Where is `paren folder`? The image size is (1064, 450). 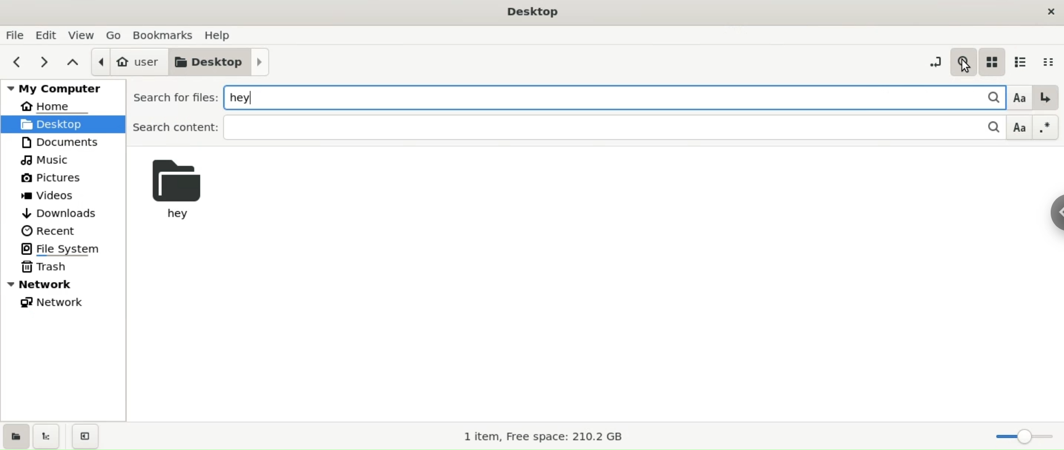 paren folder is located at coordinates (72, 63).